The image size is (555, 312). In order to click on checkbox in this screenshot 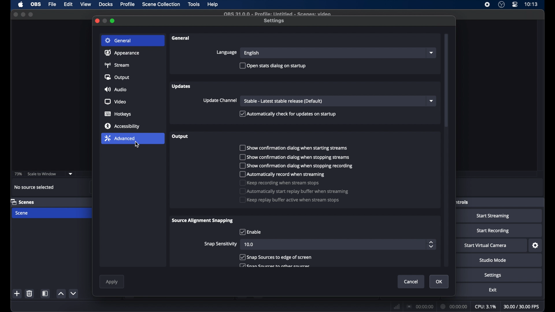, I will do `click(293, 148)`.